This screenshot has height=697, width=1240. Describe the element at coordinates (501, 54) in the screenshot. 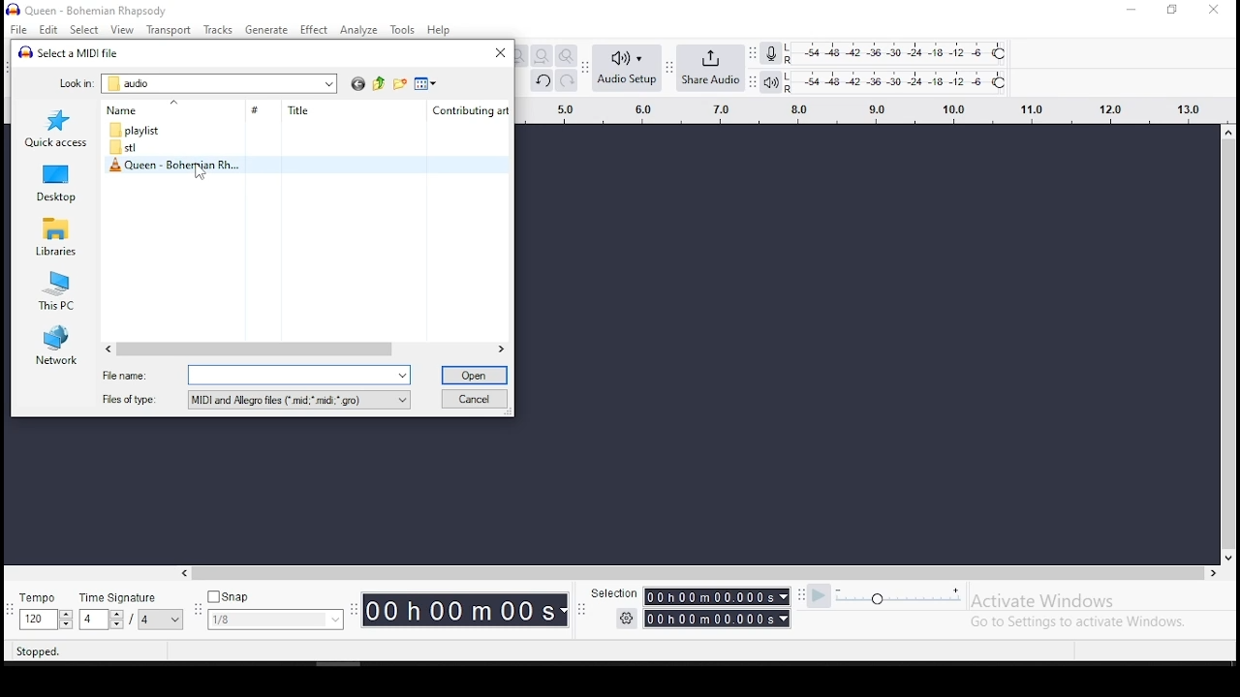

I see `close window` at that location.